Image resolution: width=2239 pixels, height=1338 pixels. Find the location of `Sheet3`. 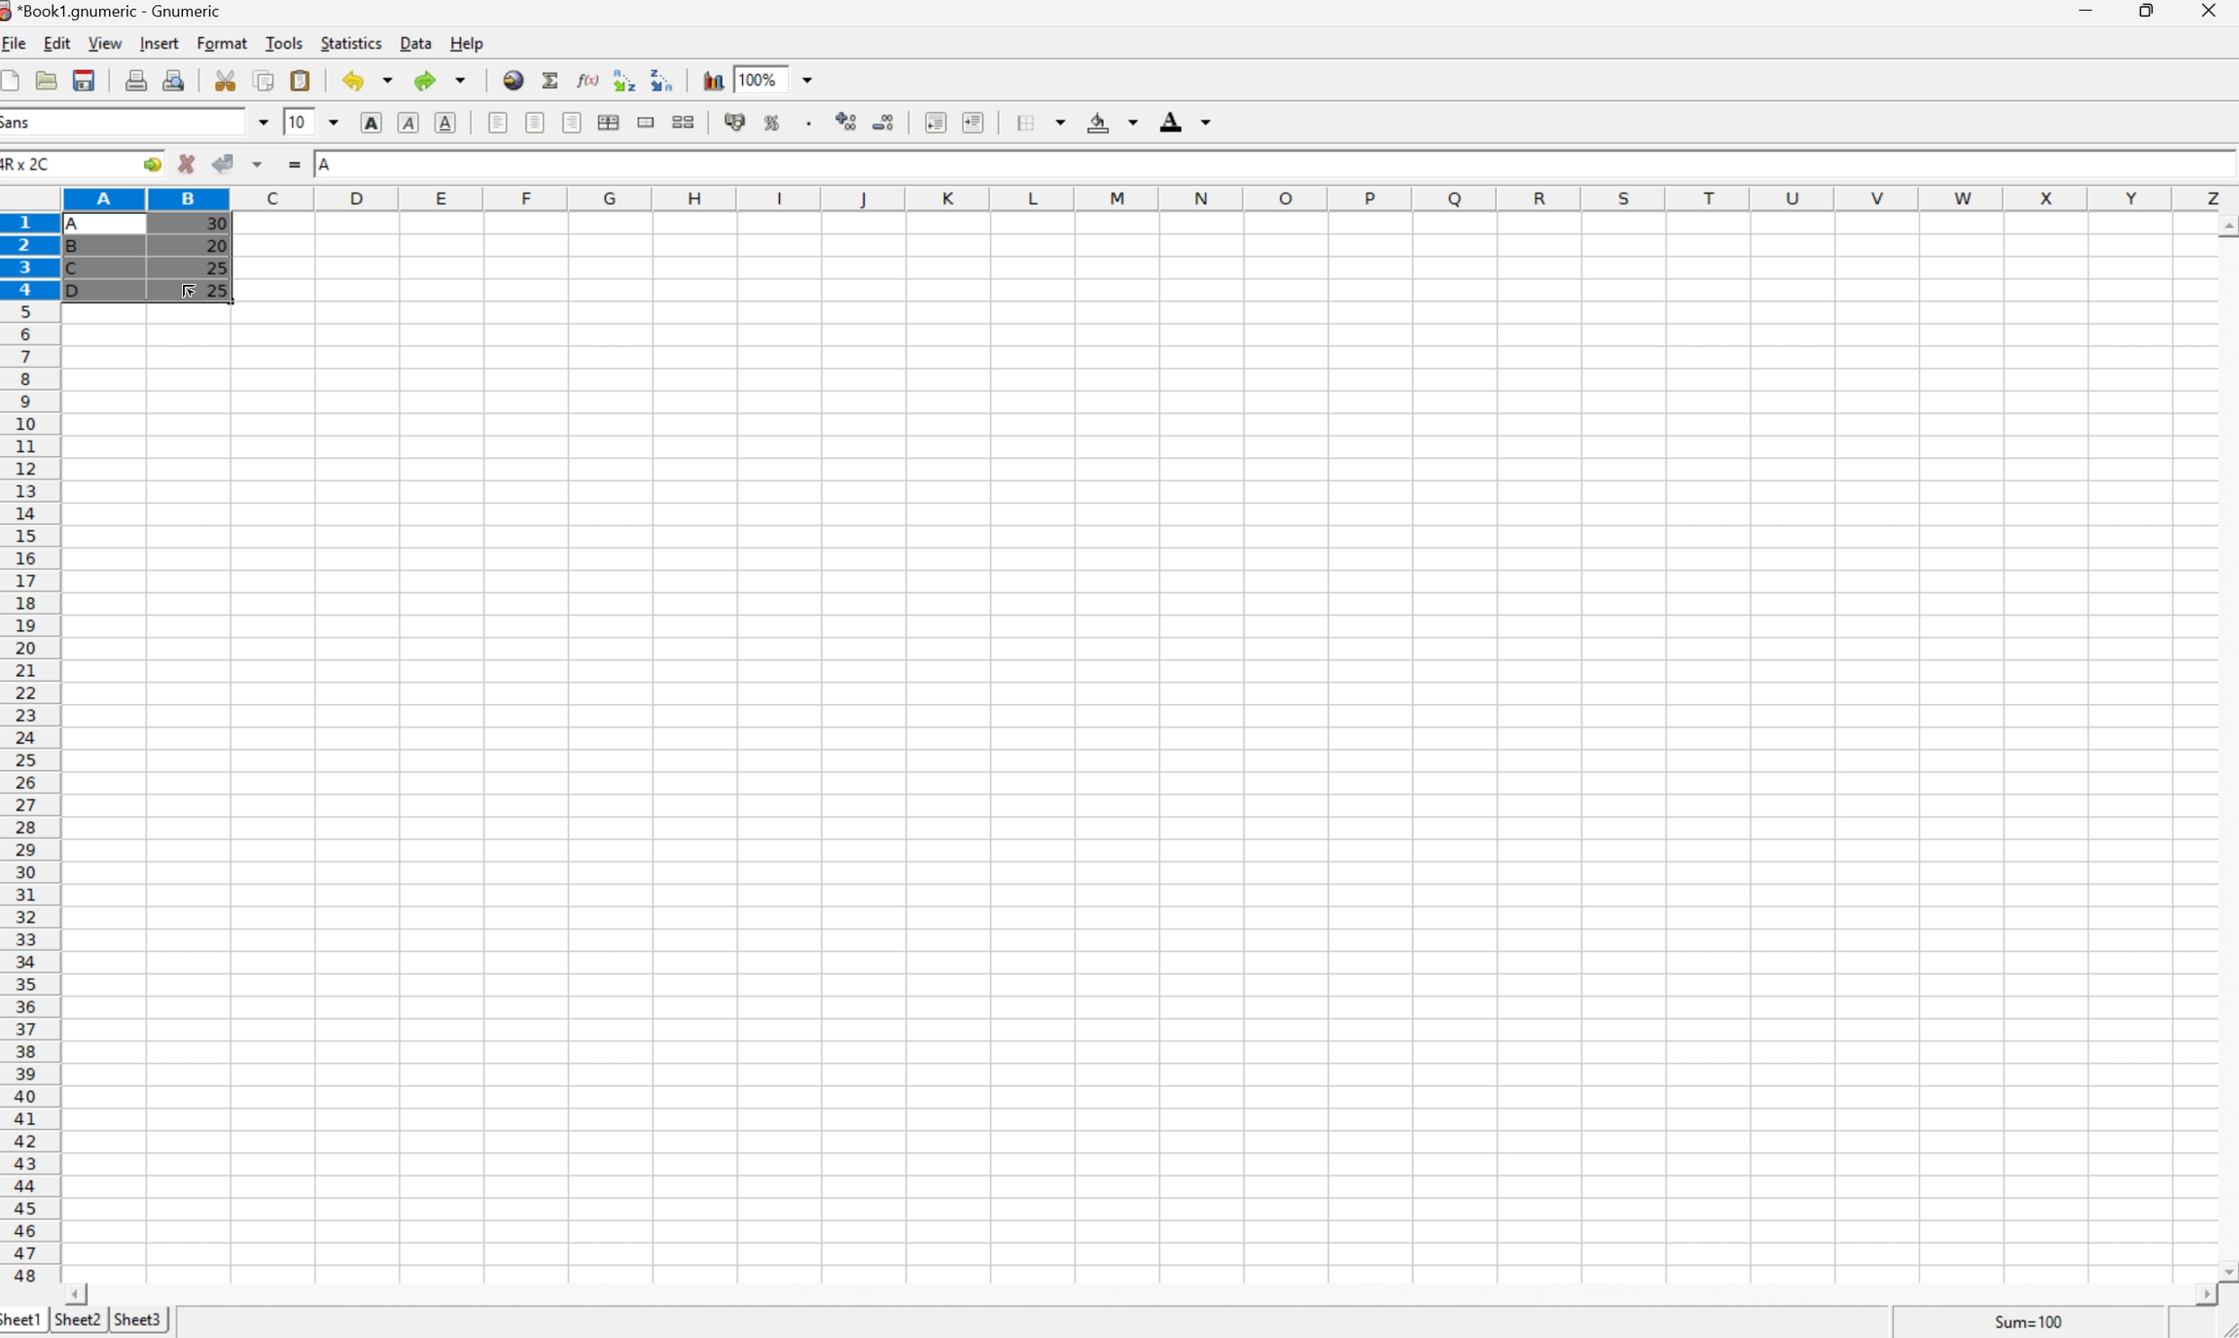

Sheet3 is located at coordinates (140, 1317).